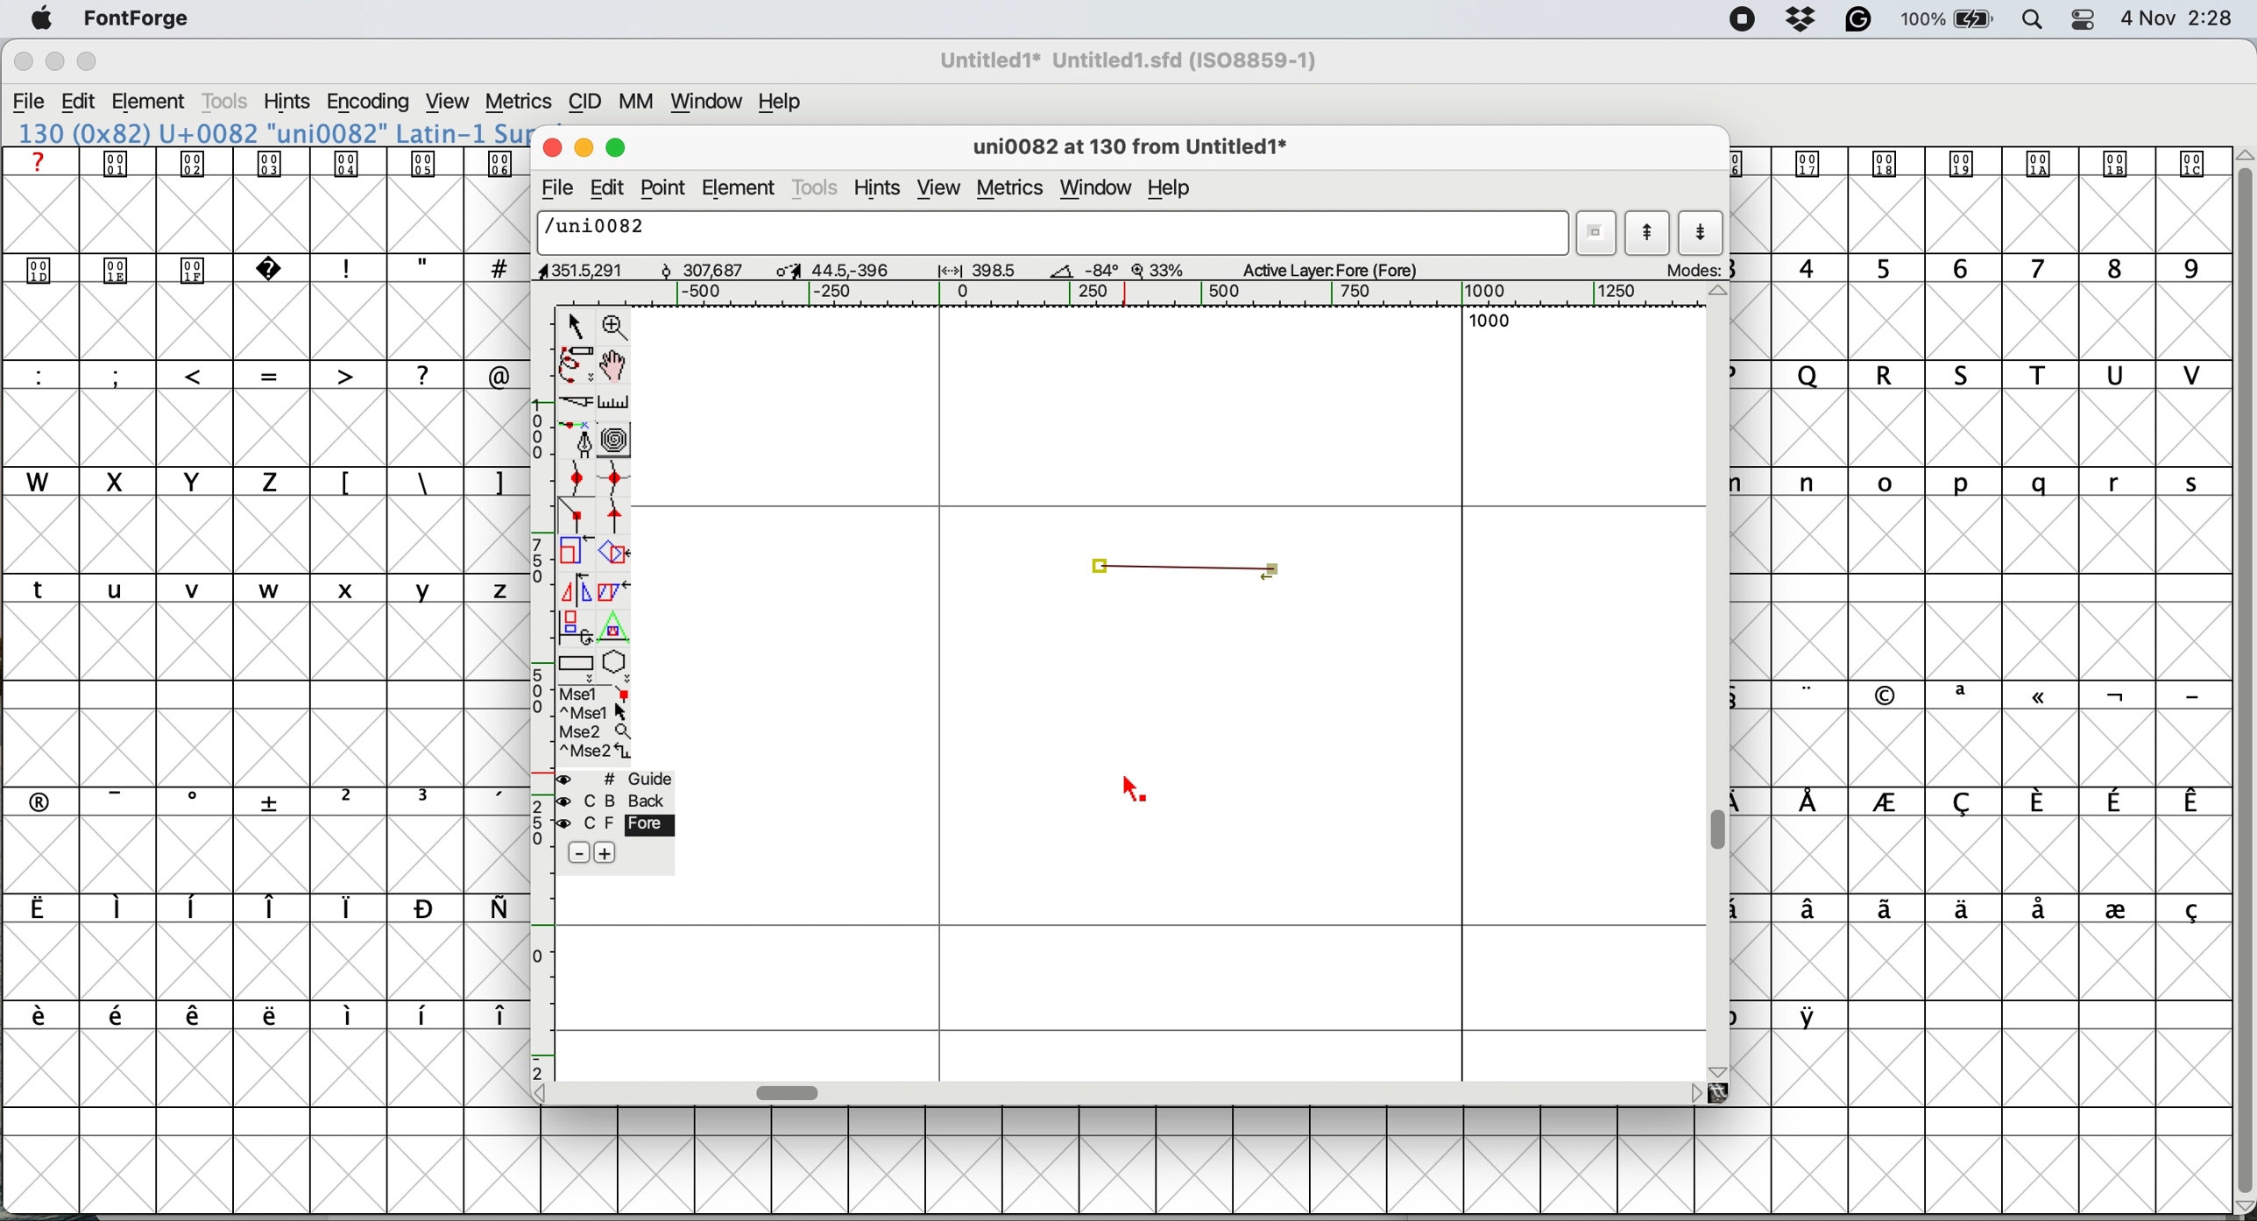  I want to click on active layer, so click(1348, 268).